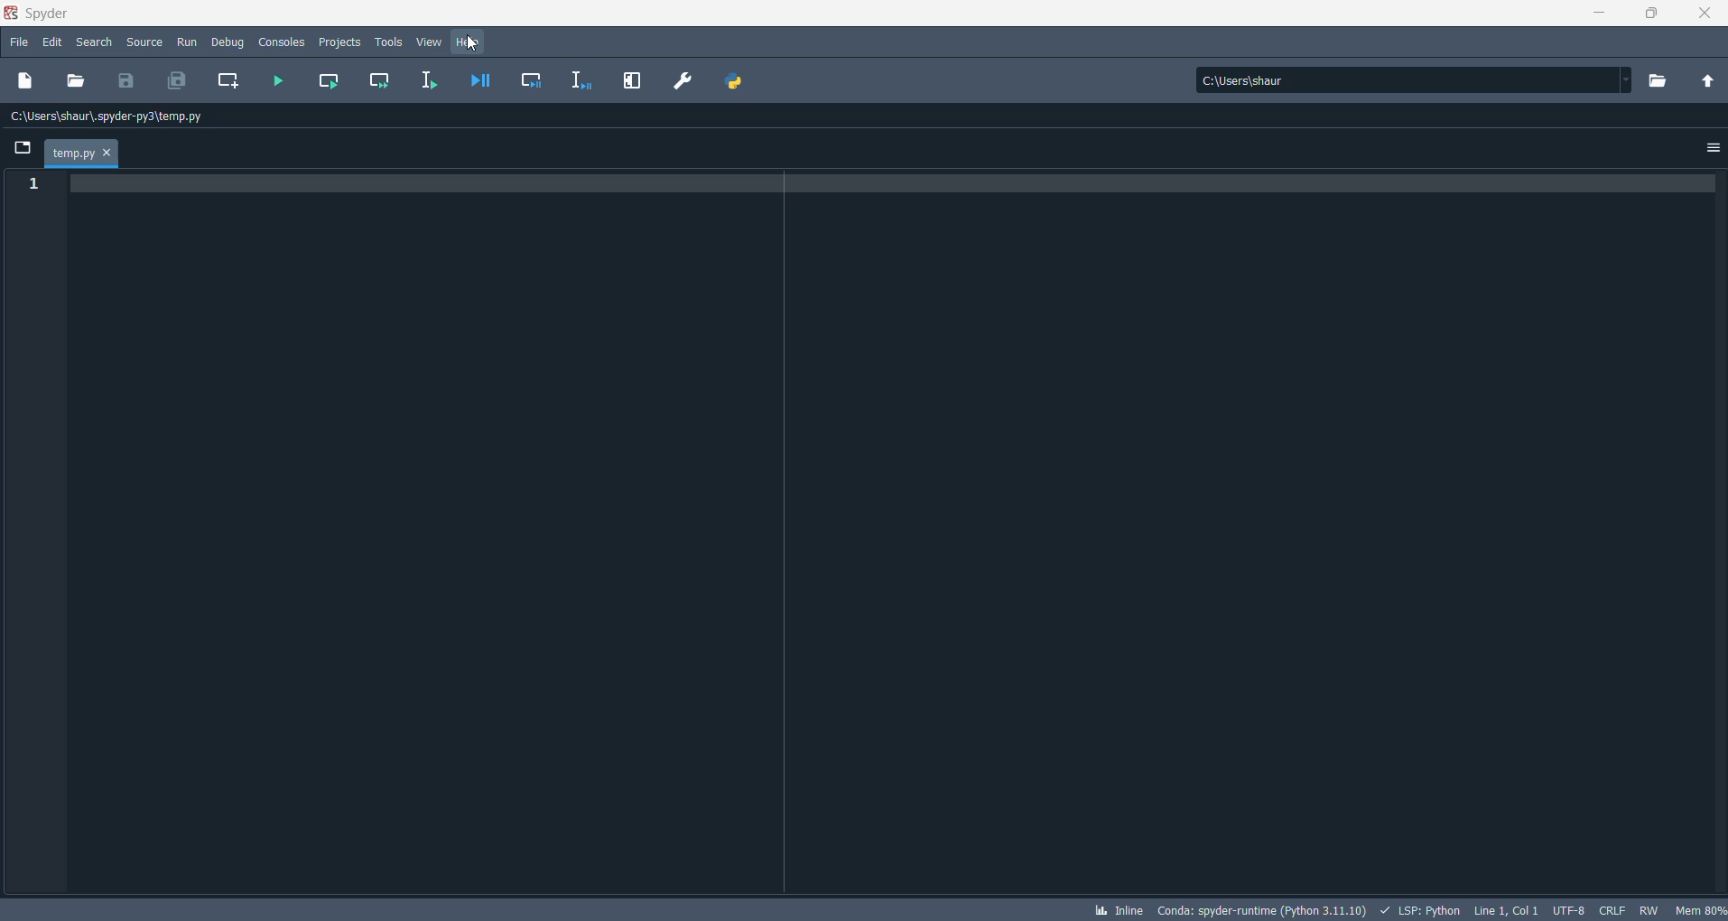 This screenshot has width=1728, height=921. I want to click on run selection , so click(431, 81).